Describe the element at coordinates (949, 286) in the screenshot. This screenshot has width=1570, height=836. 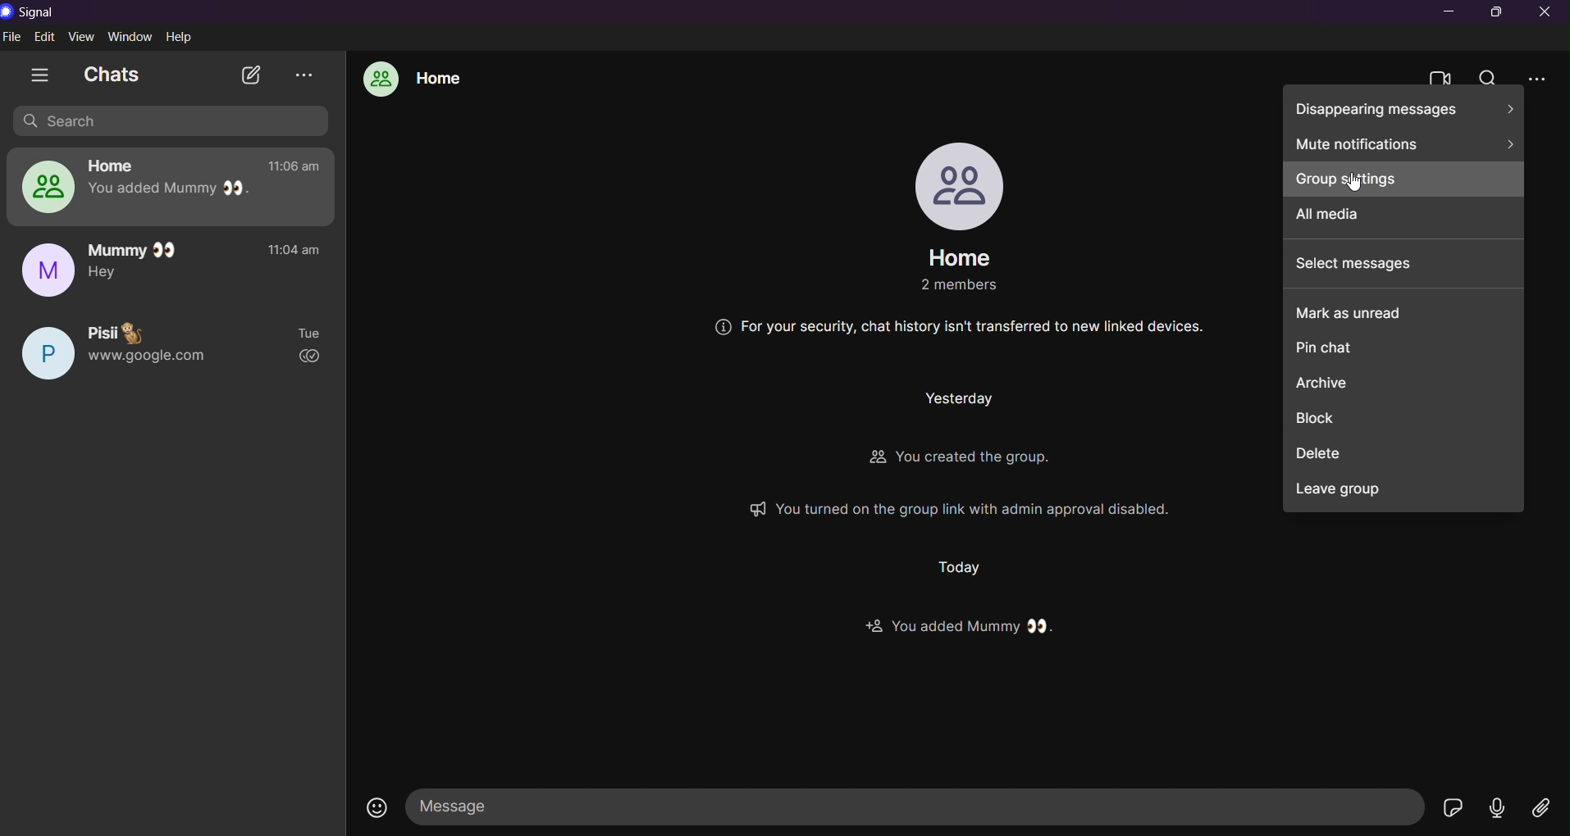
I see `2 members` at that location.